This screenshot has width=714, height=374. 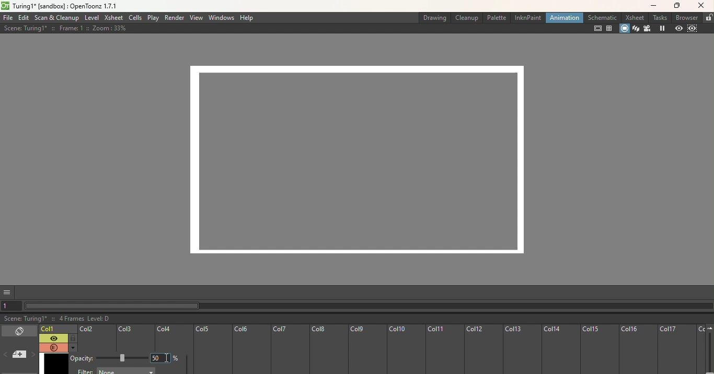 I want to click on Horizontal scroll bar, so click(x=369, y=307).